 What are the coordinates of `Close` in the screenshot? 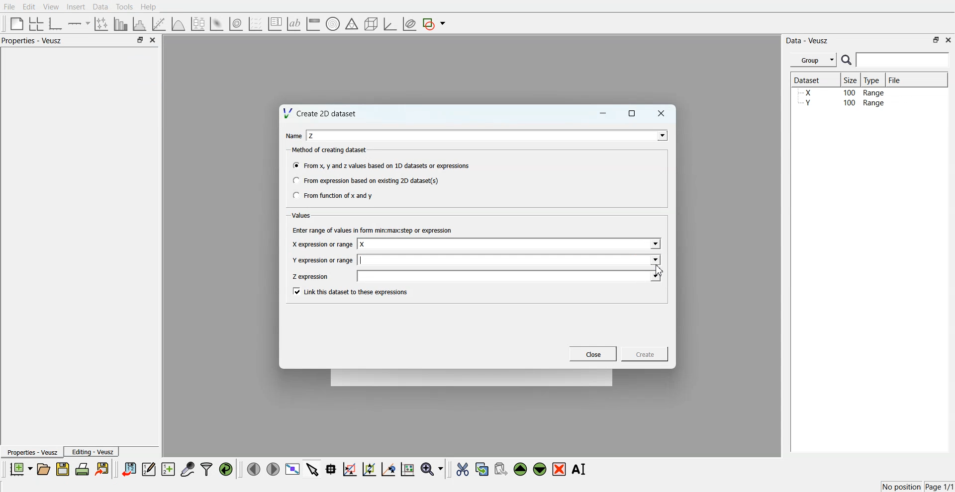 It's located at (662, 113).